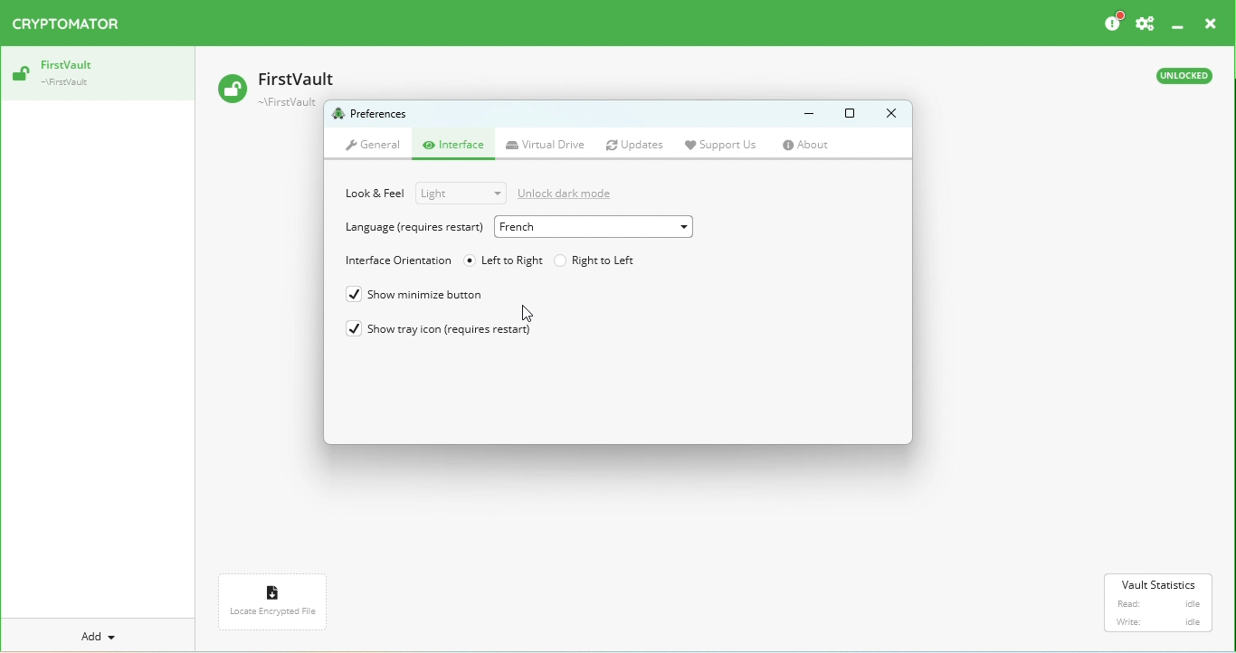 The image size is (1236, 653). I want to click on Vault, so click(95, 74).